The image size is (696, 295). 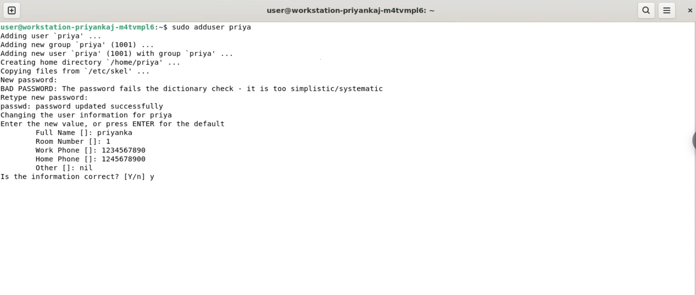 What do you see at coordinates (63, 168) in the screenshot?
I see `Other [1]: nil` at bounding box center [63, 168].